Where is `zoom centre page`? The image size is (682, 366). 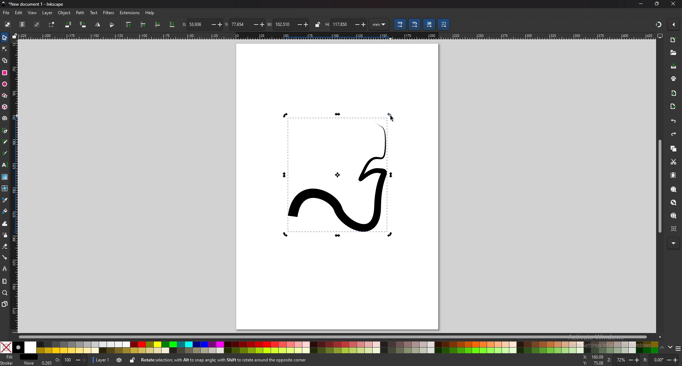
zoom centre page is located at coordinates (674, 229).